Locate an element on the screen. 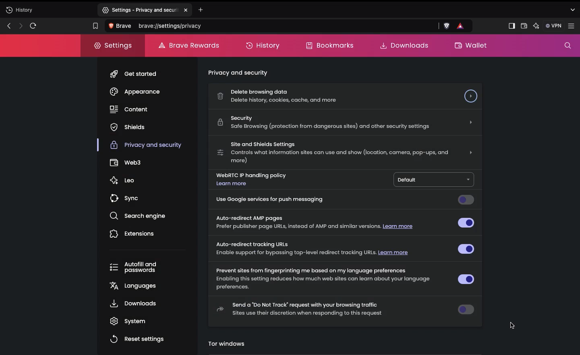 The image size is (580, 355). Next page is located at coordinates (19, 26).